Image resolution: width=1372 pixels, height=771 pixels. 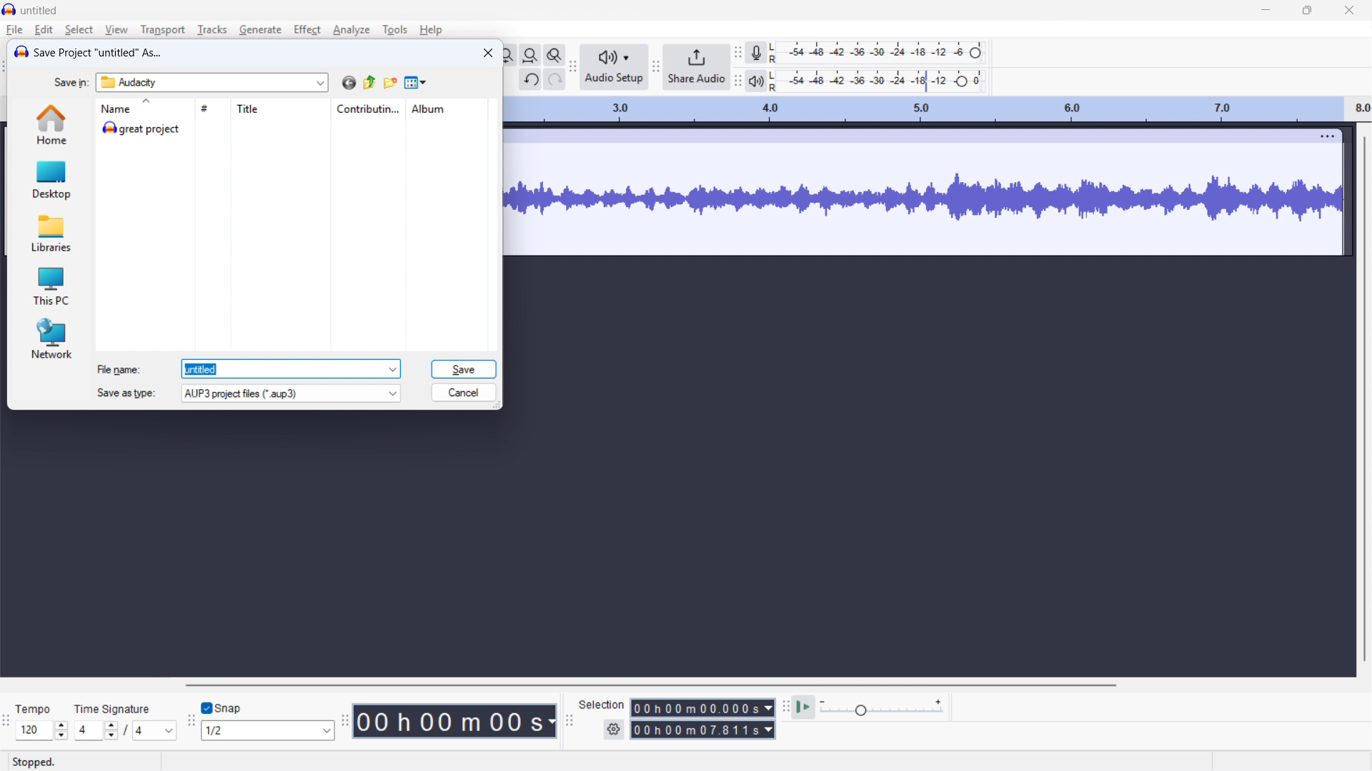 I want to click on logo, so click(x=21, y=52).